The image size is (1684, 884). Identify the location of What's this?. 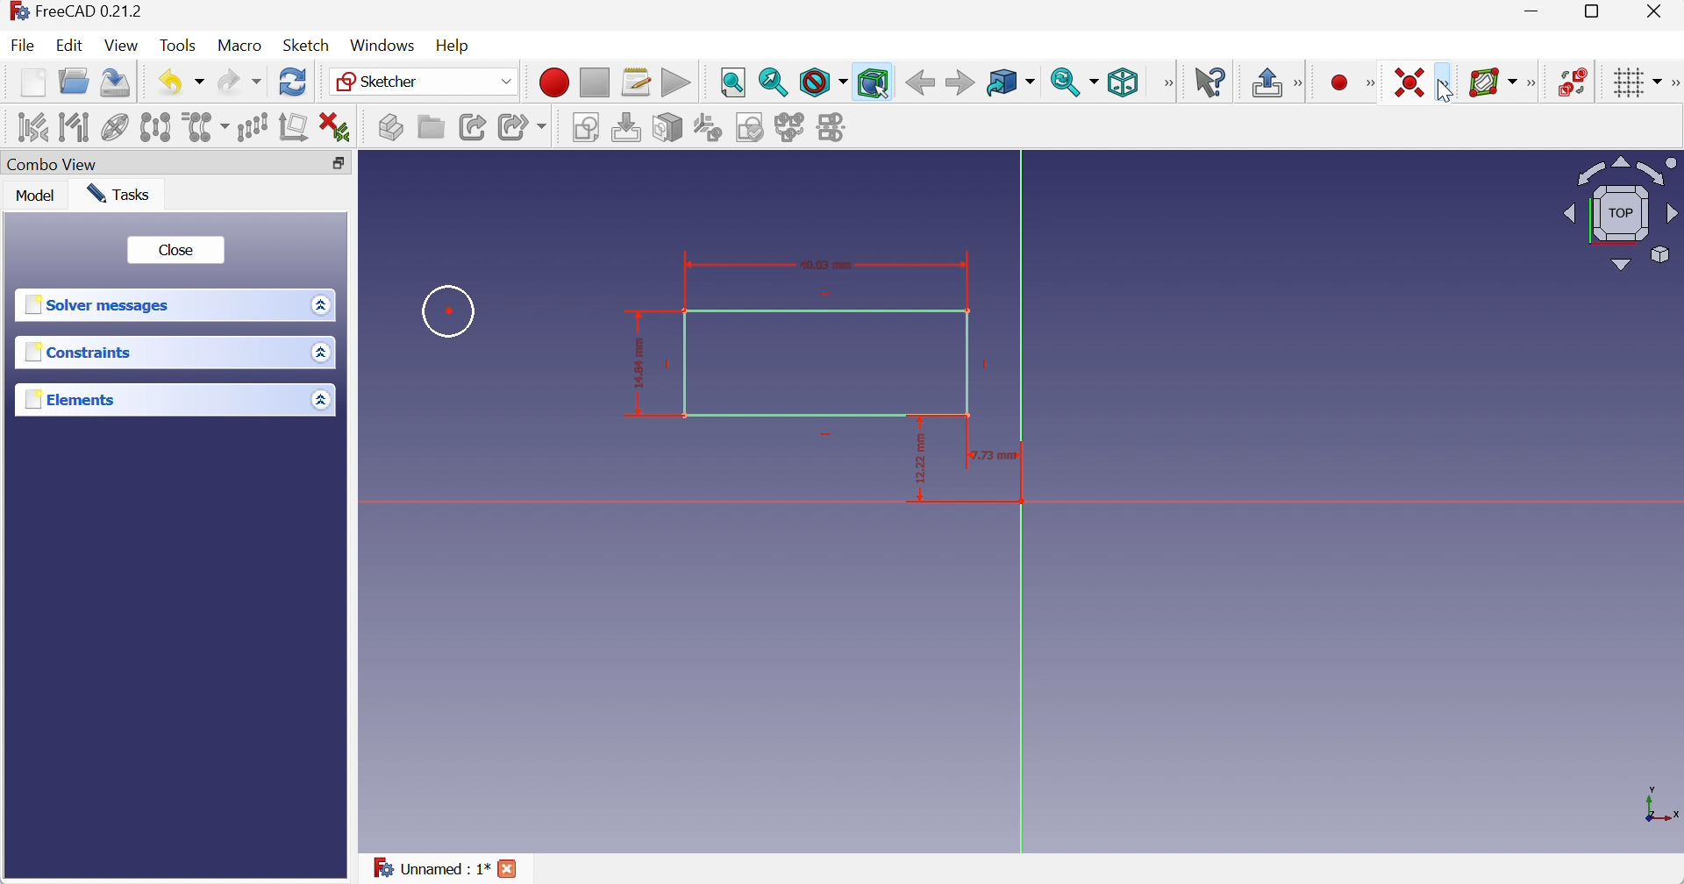
(1210, 82).